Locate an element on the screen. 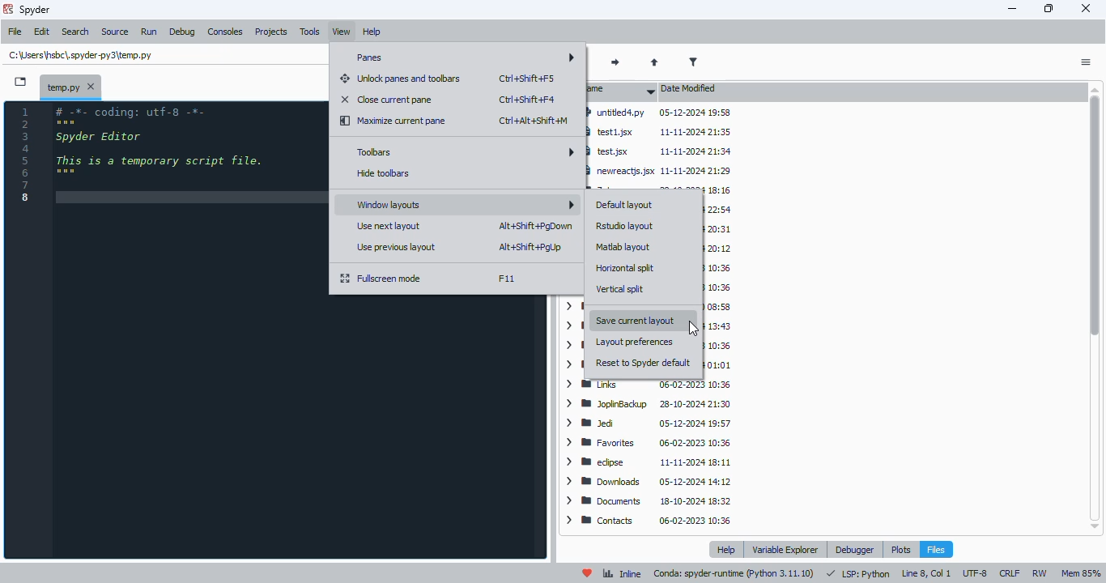 This screenshot has height=583, width=1106. inline is located at coordinates (622, 574).